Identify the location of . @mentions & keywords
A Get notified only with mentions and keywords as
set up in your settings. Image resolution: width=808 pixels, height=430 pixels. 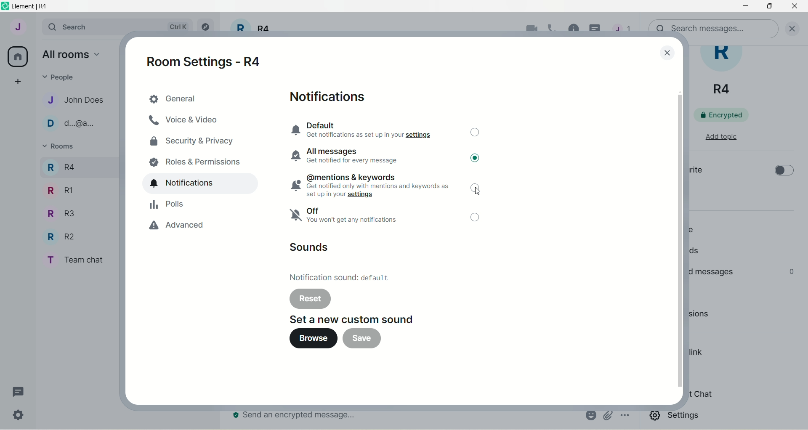
(367, 186).